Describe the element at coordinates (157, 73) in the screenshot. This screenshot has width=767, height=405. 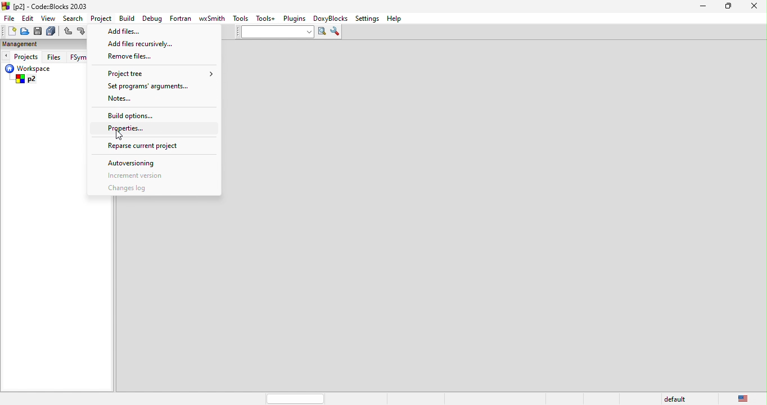
I see `project tree` at that location.